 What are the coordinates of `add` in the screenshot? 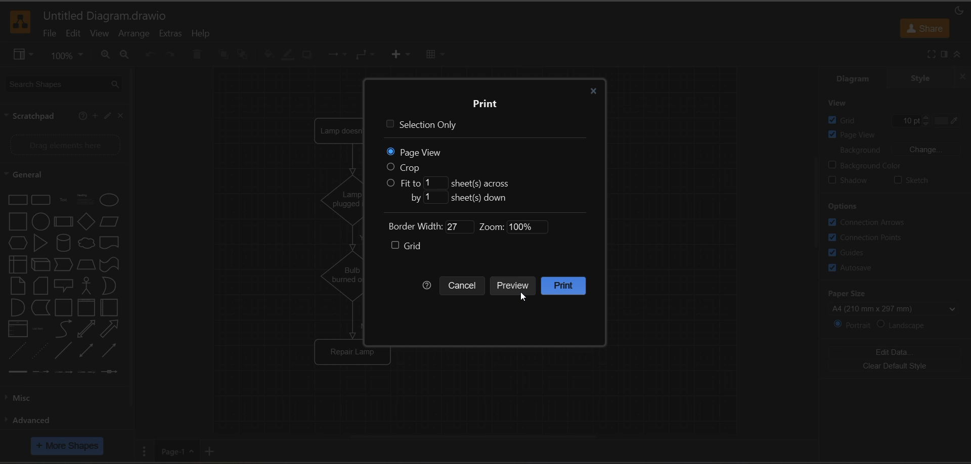 It's located at (94, 115).